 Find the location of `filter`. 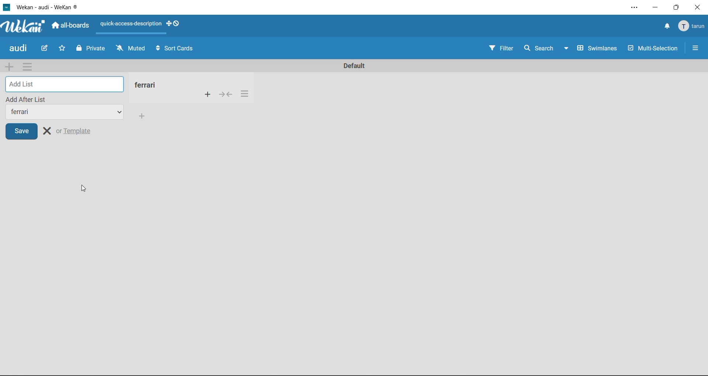

filter is located at coordinates (502, 49).